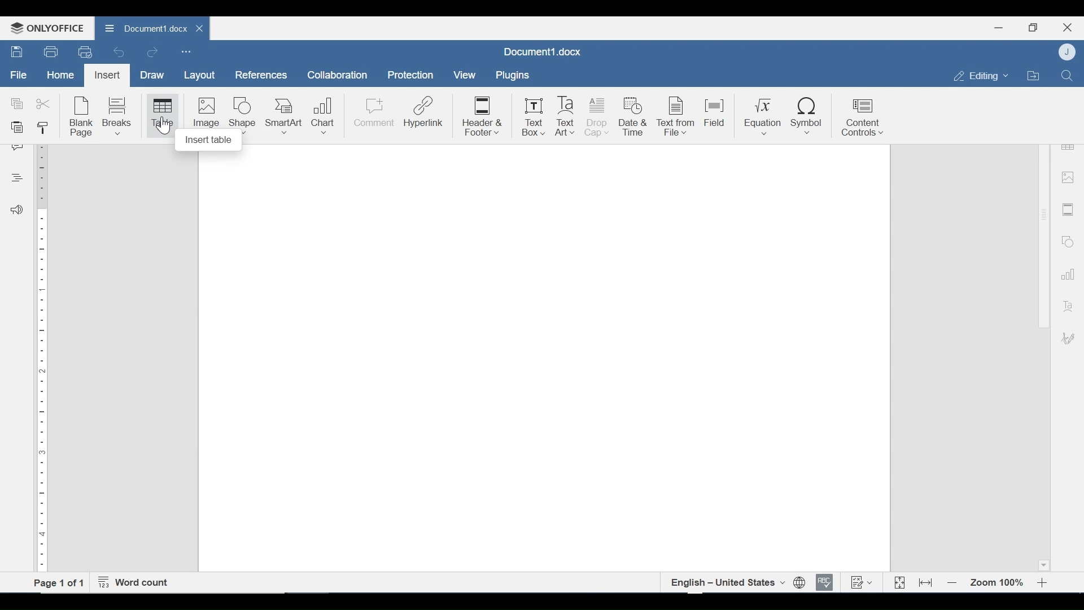 The image size is (1084, 610). I want to click on OnlyOffice, so click(45, 28).